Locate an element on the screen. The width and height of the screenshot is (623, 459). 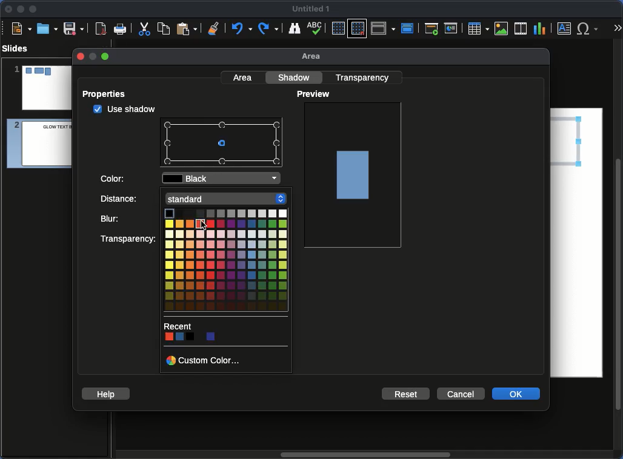
Undo is located at coordinates (241, 28).